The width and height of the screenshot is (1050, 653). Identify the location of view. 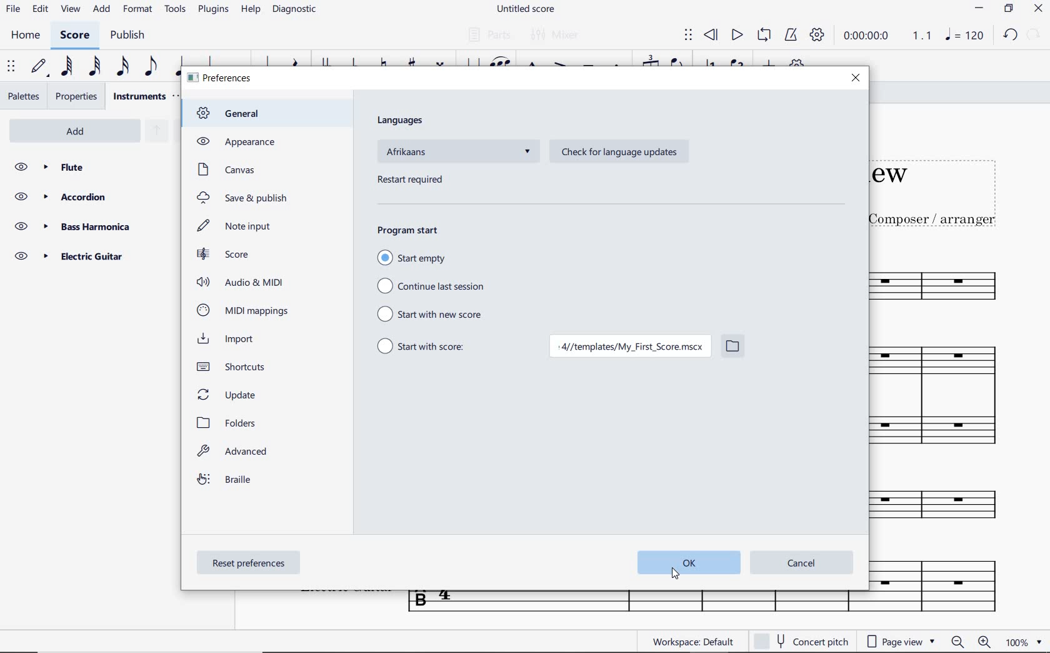
(68, 12).